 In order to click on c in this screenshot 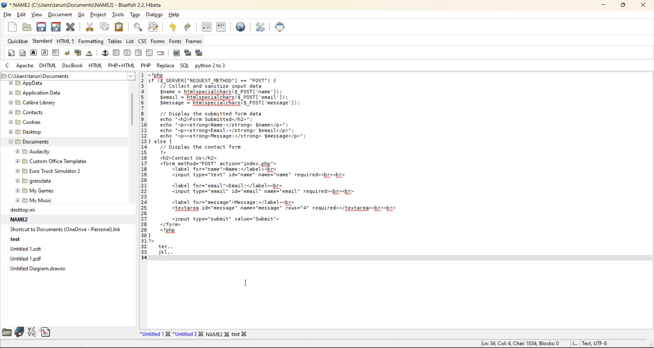, I will do `click(8, 65)`.